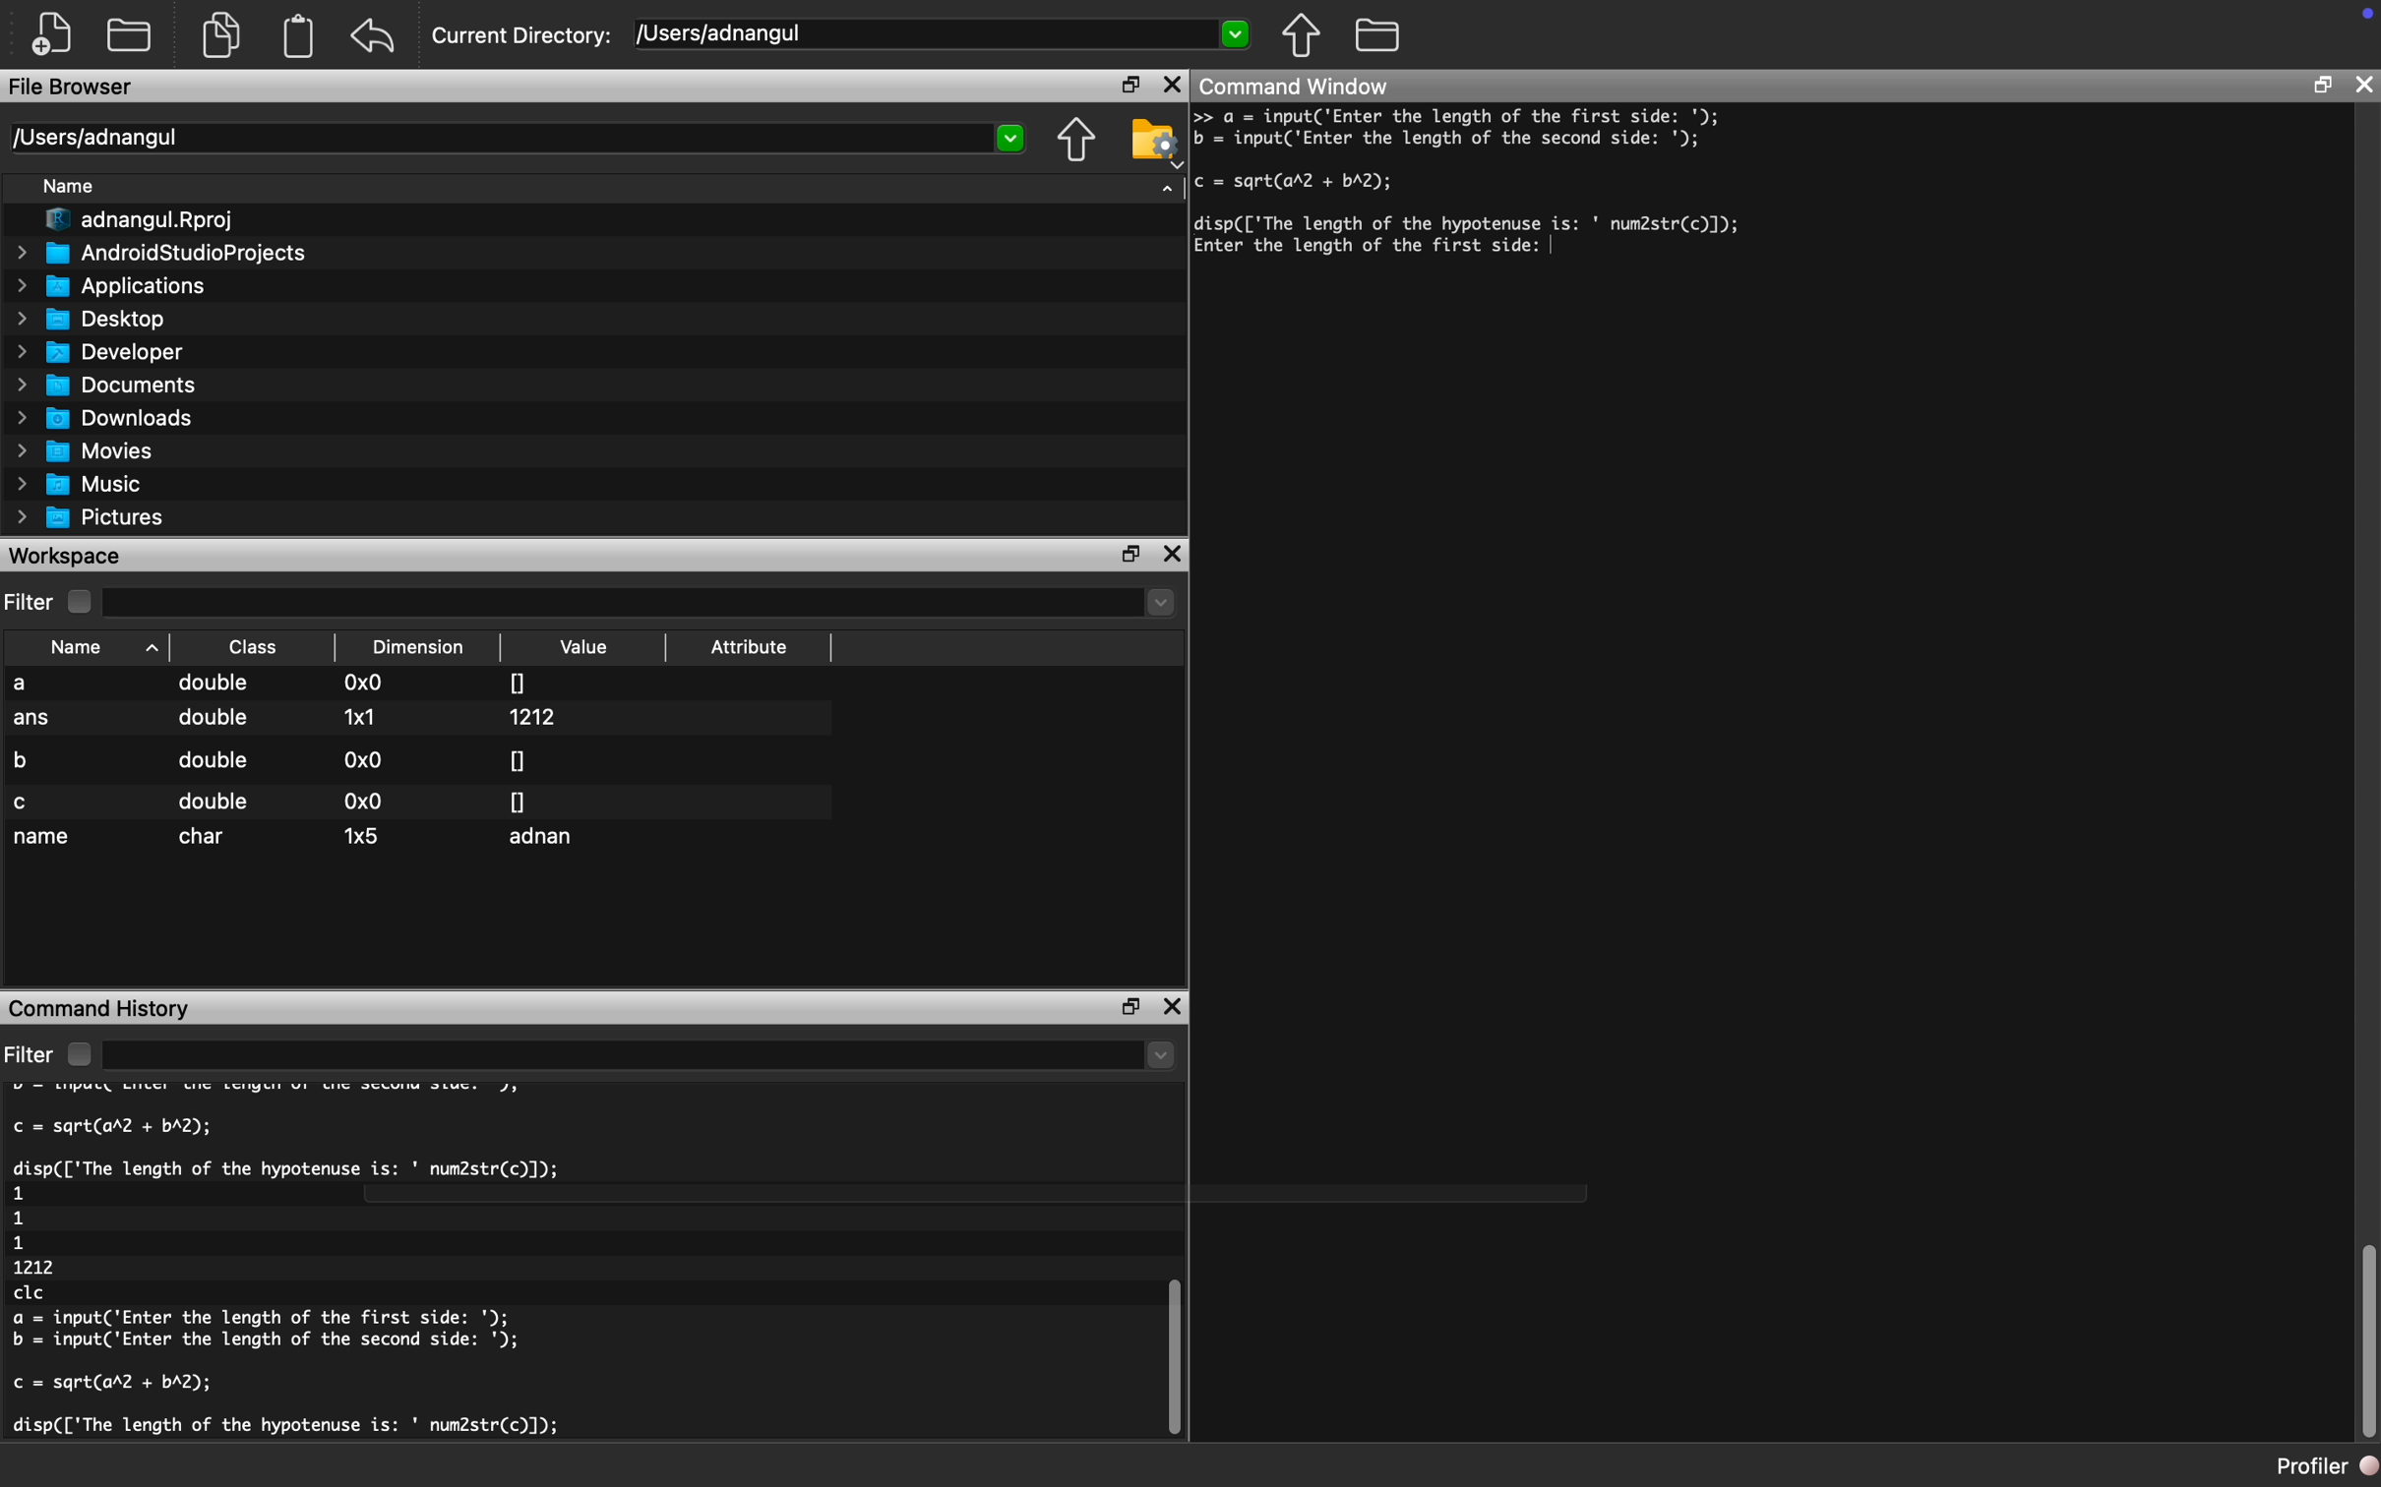 This screenshot has width=2381, height=1487. What do you see at coordinates (642, 603) in the screenshot?
I see `dropdown` at bounding box center [642, 603].